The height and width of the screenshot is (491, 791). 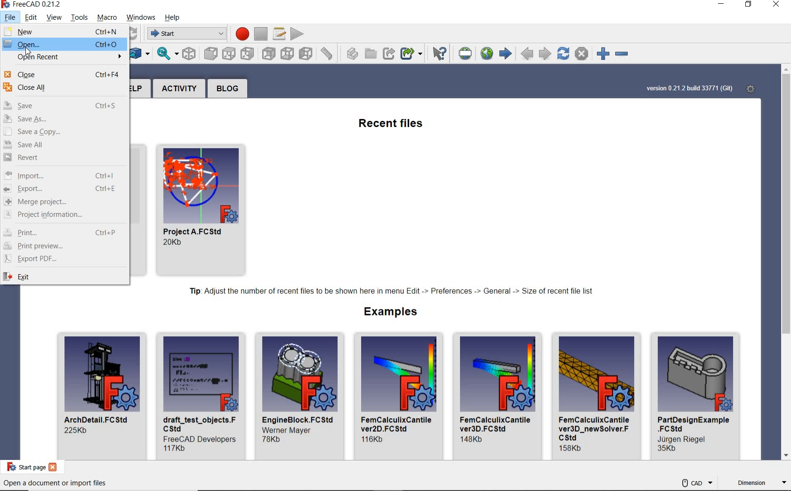 What do you see at coordinates (200, 423) in the screenshot?
I see `name` at bounding box center [200, 423].